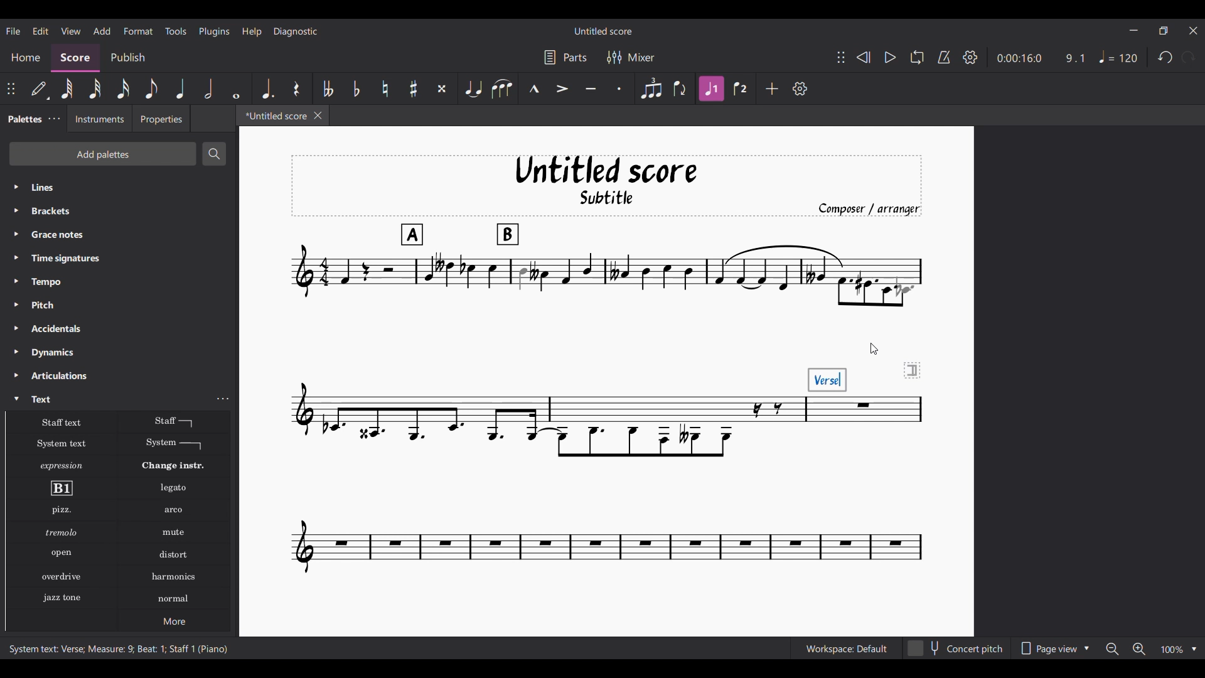  I want to click on Tie, so click(473, 88).